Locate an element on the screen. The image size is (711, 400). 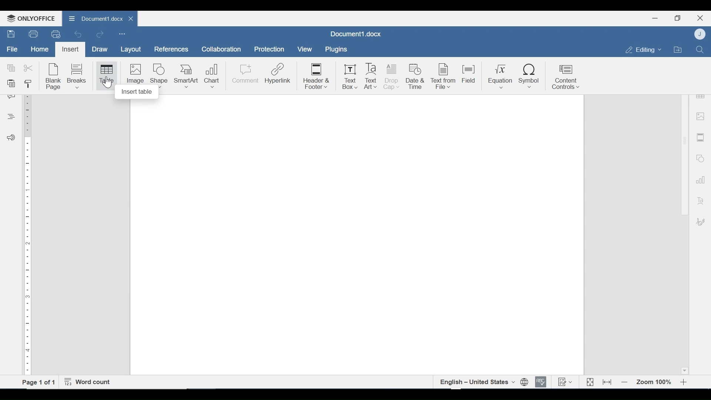
SmartArt is located at coordinates (186, 76).